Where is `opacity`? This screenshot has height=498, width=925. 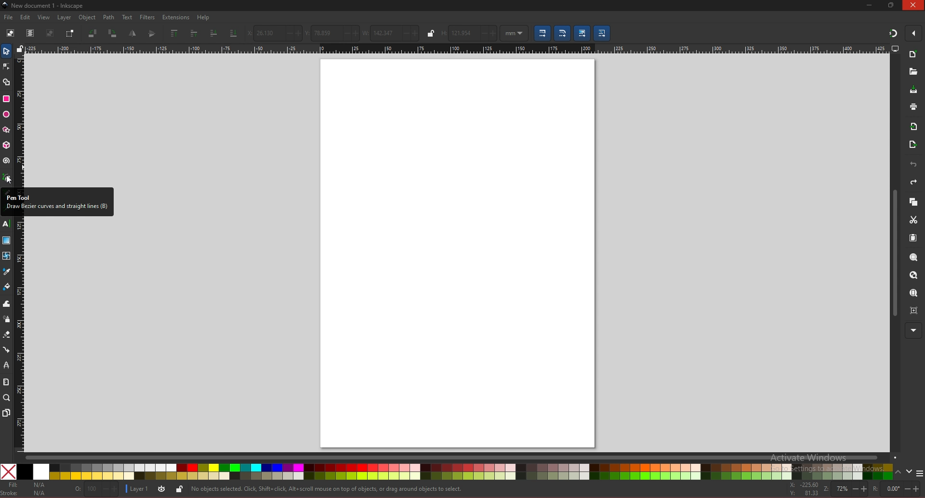
opacity is located at coordinates (93, 491).